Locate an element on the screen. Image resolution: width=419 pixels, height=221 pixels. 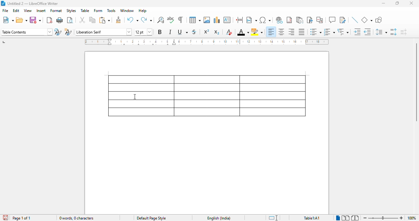
insert hyperlink is located at coordinates (279, 20).